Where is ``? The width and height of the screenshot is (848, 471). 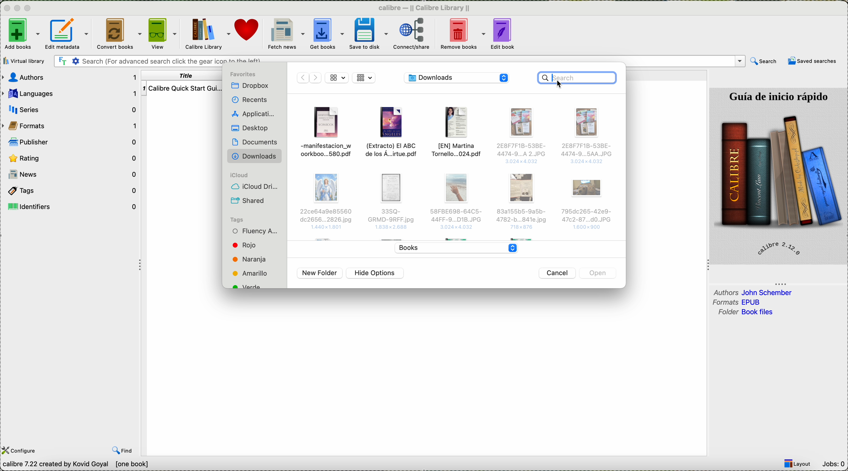
 is located at coordinates (585, 203).